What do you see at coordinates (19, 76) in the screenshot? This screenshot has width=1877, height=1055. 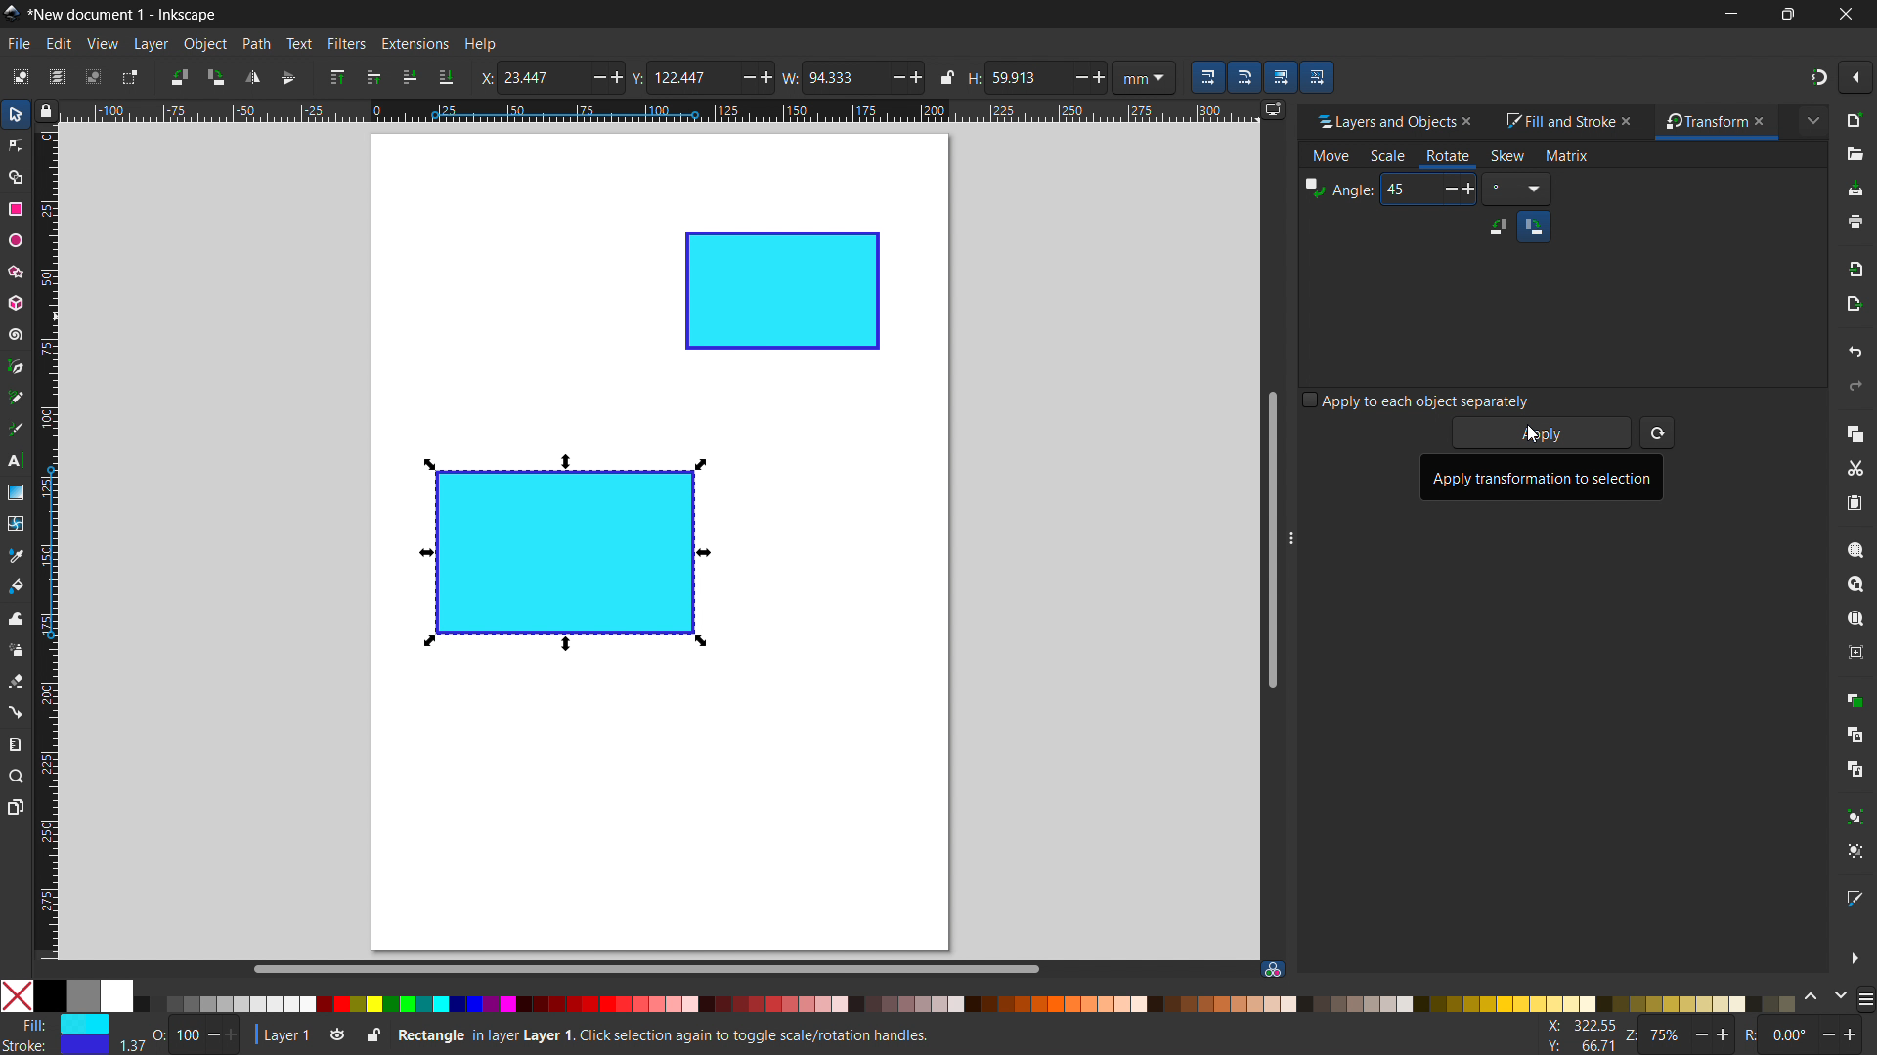 I see `select all` at bounding box center [19, 76].